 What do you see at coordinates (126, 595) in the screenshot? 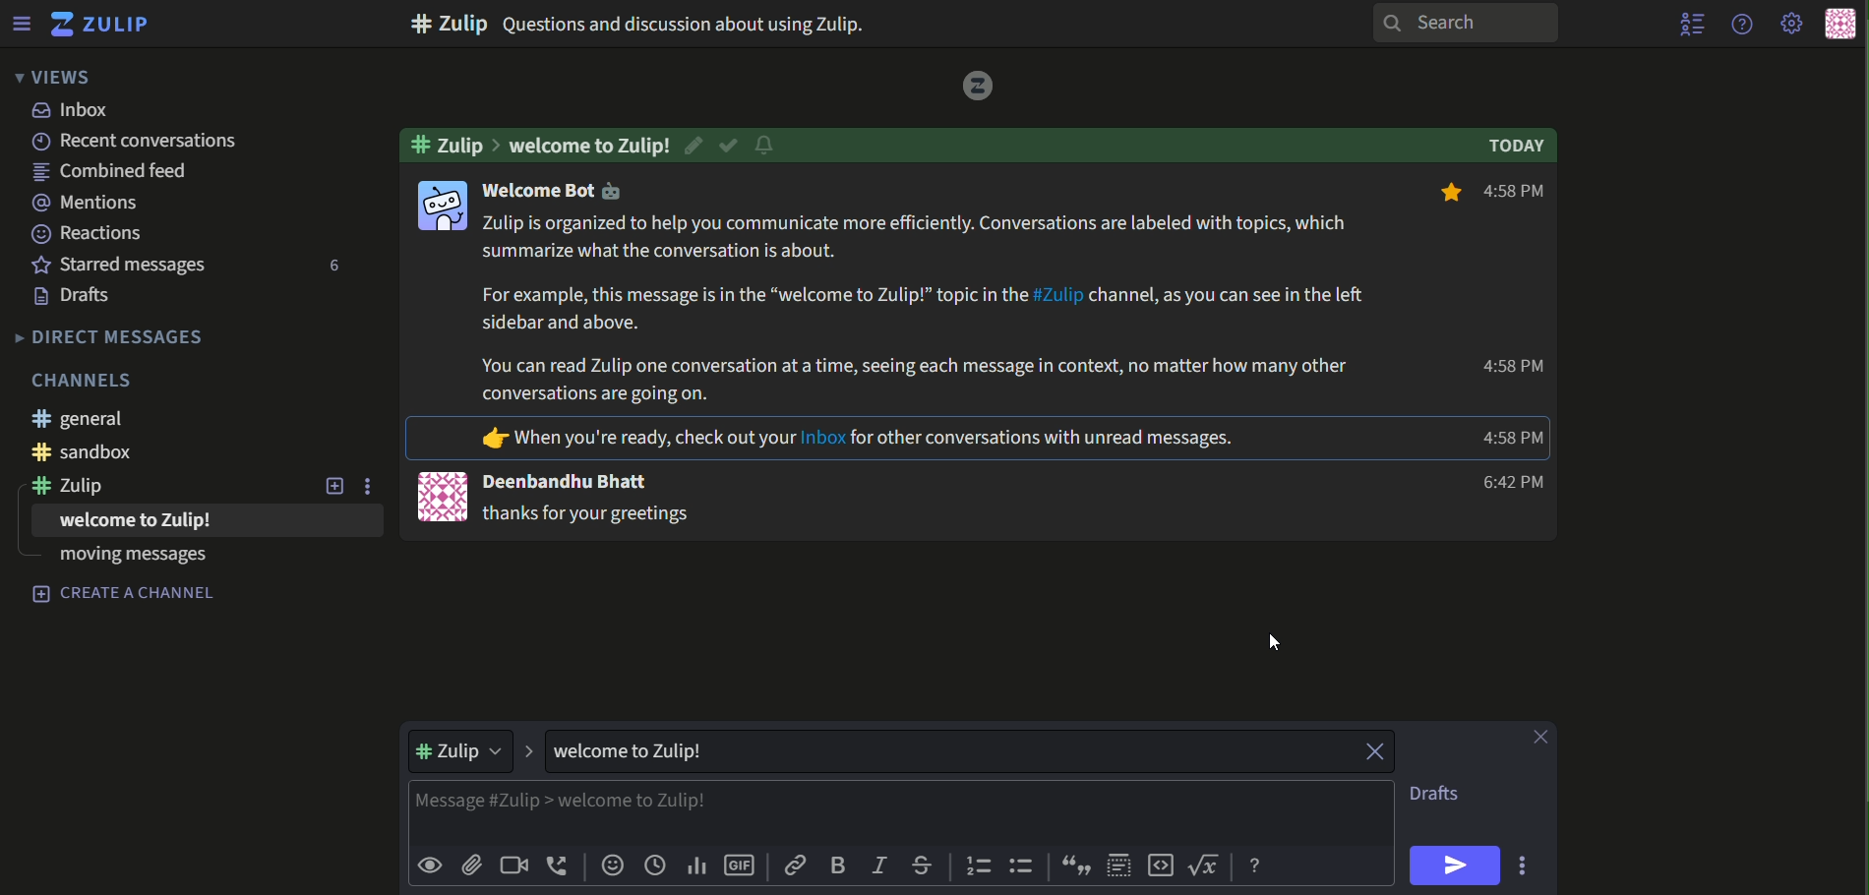
I see `Text` at bounding box center [126, 595].